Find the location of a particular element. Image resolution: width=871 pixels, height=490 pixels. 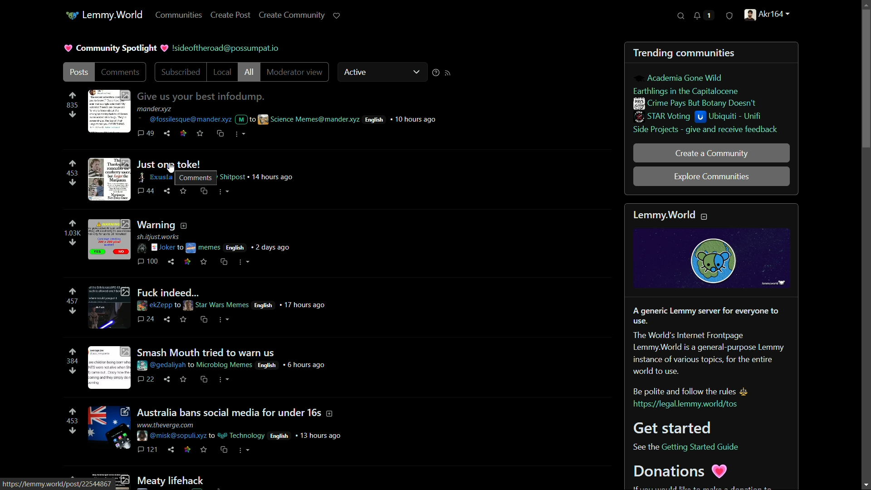

save is located at coordinates (205, 262).